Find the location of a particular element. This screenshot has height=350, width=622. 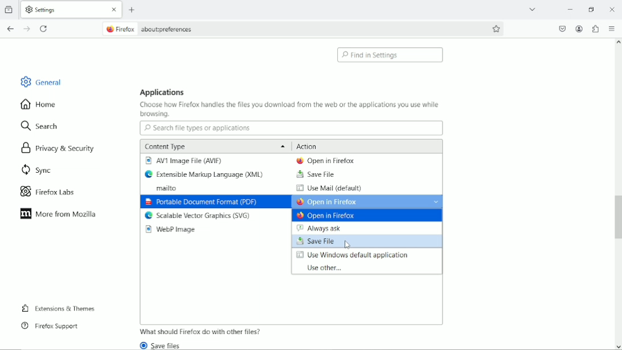

Use windows default application is located at coordinates (353, 255).